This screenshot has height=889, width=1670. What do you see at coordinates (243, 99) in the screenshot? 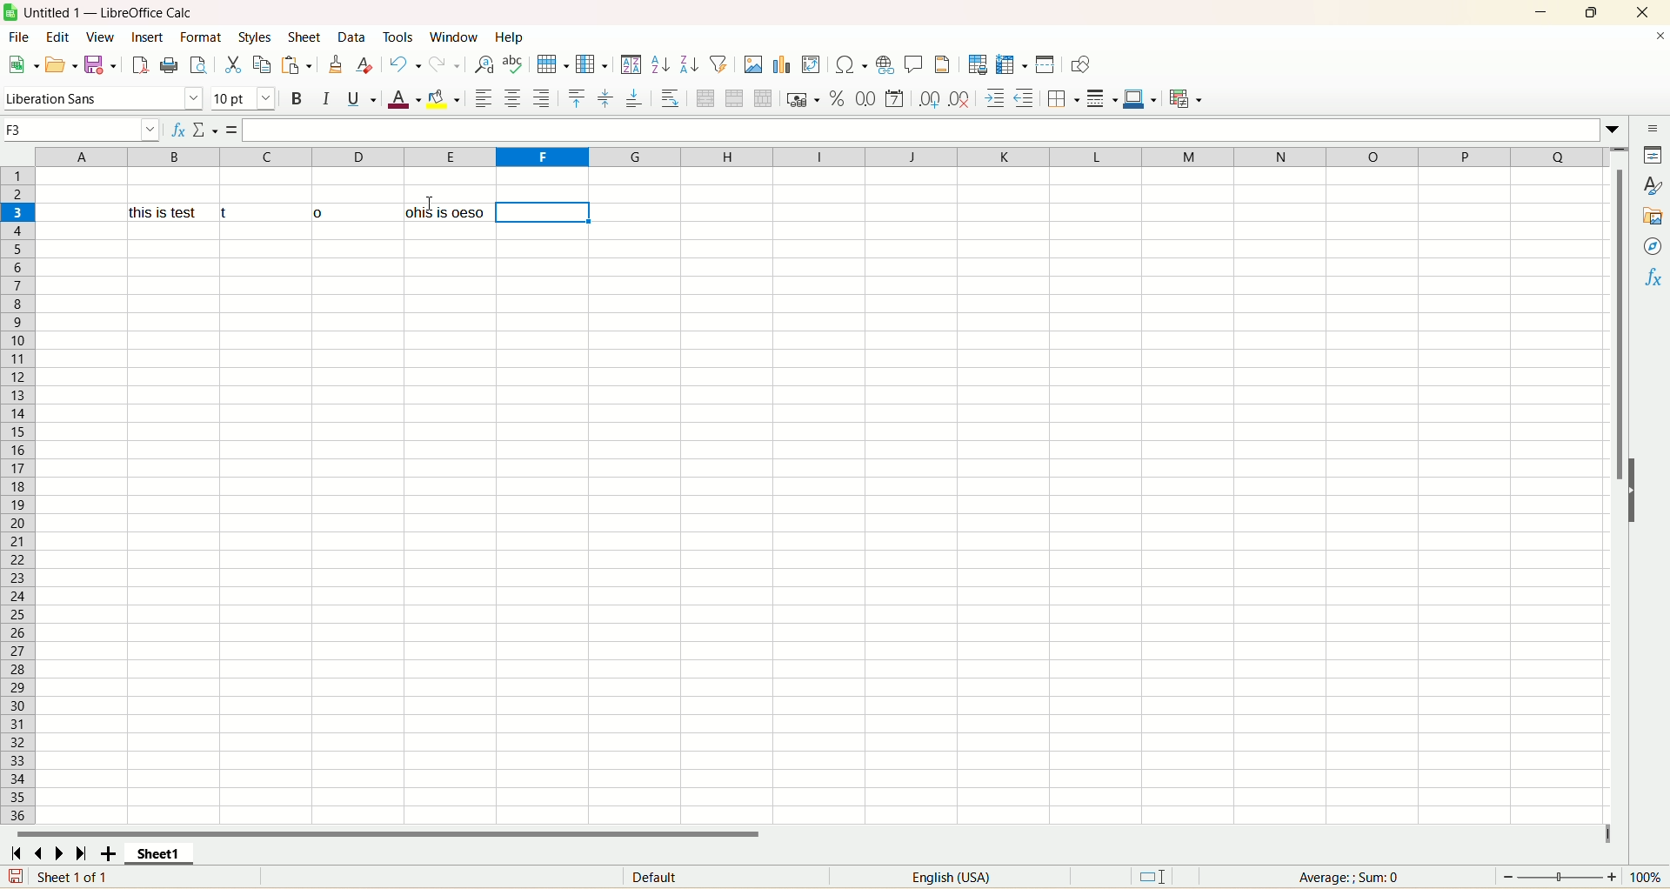
I see `font size` at bounding box center [243, 99].